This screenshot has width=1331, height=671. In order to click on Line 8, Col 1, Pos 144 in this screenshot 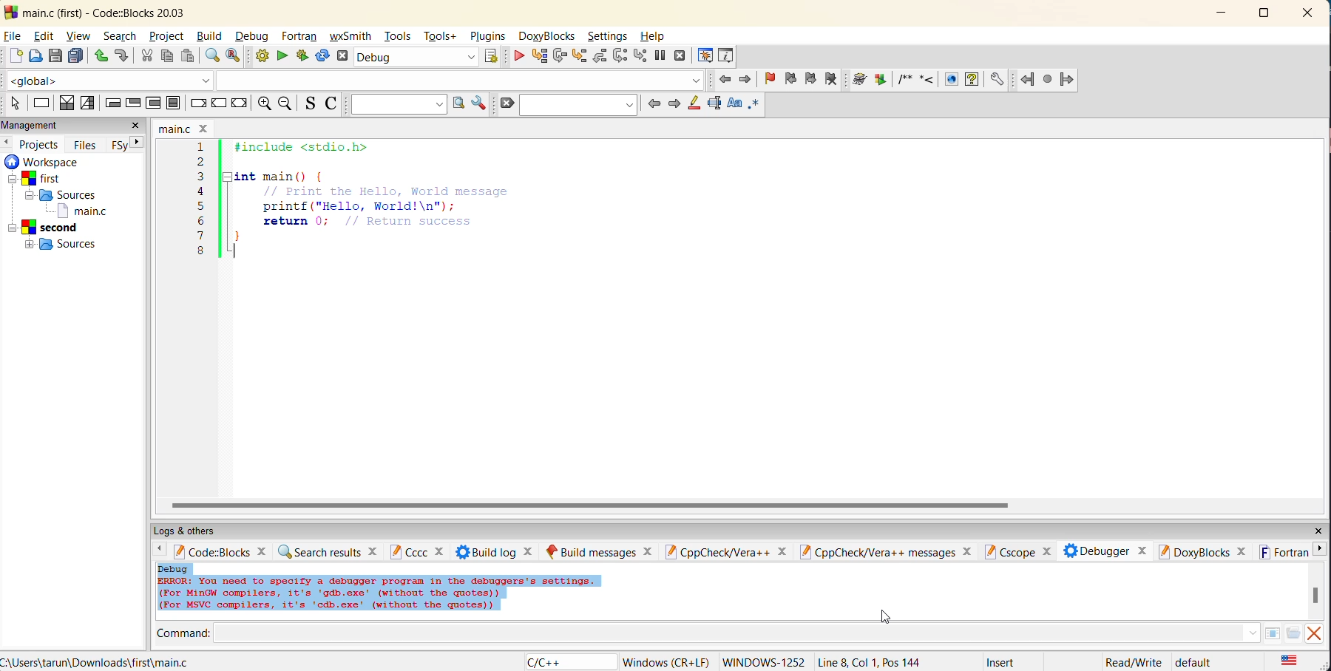, I will do `click(870, 661)`.